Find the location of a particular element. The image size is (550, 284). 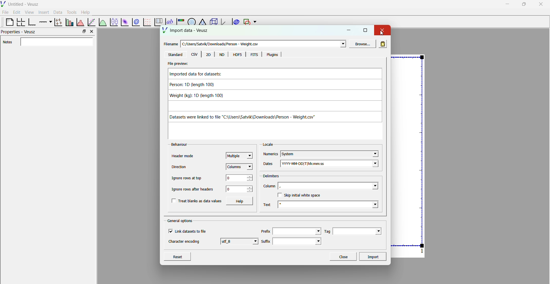

delimiters is located at coordinates (270, 175).